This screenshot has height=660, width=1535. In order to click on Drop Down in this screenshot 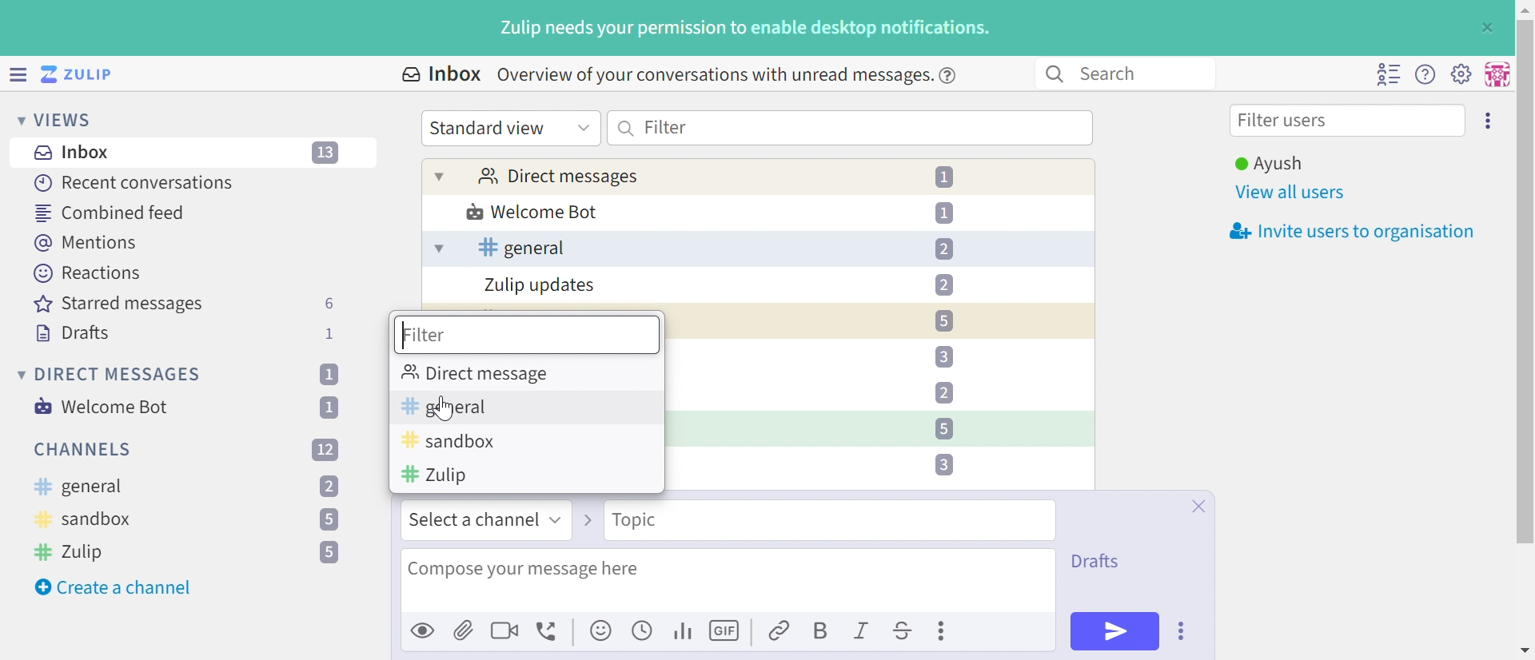, I will do `click(440, 176)`.